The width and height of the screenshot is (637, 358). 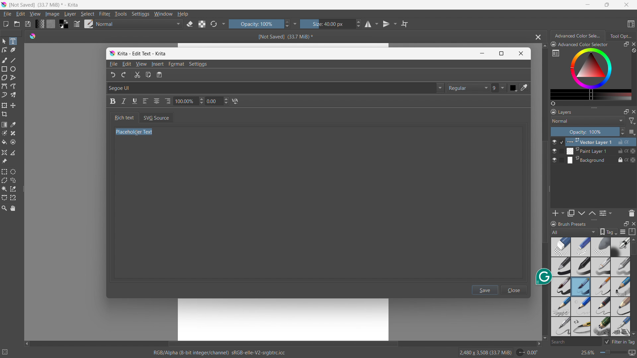 What do you see at coordinates (160, 75) in the screenshot?
I see `paste` at bounding box center [160, 75].